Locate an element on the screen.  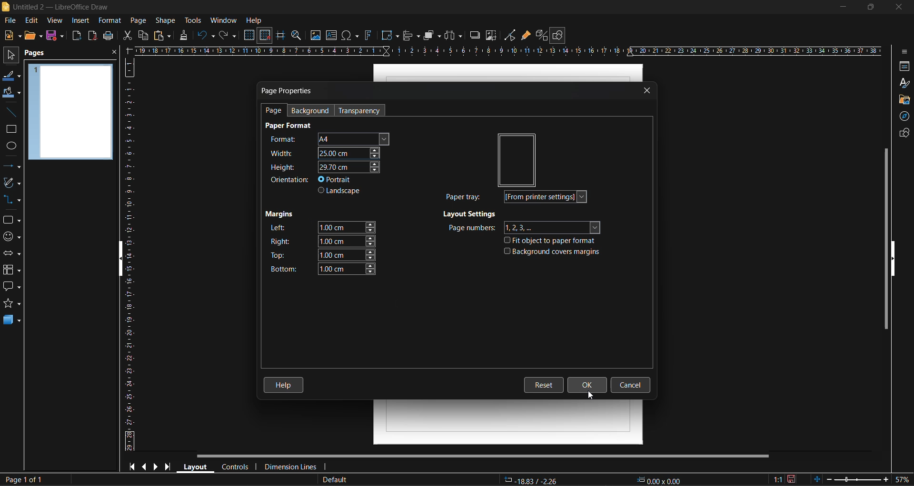
horizontal scroll bar is located at coordinates (484, 456).